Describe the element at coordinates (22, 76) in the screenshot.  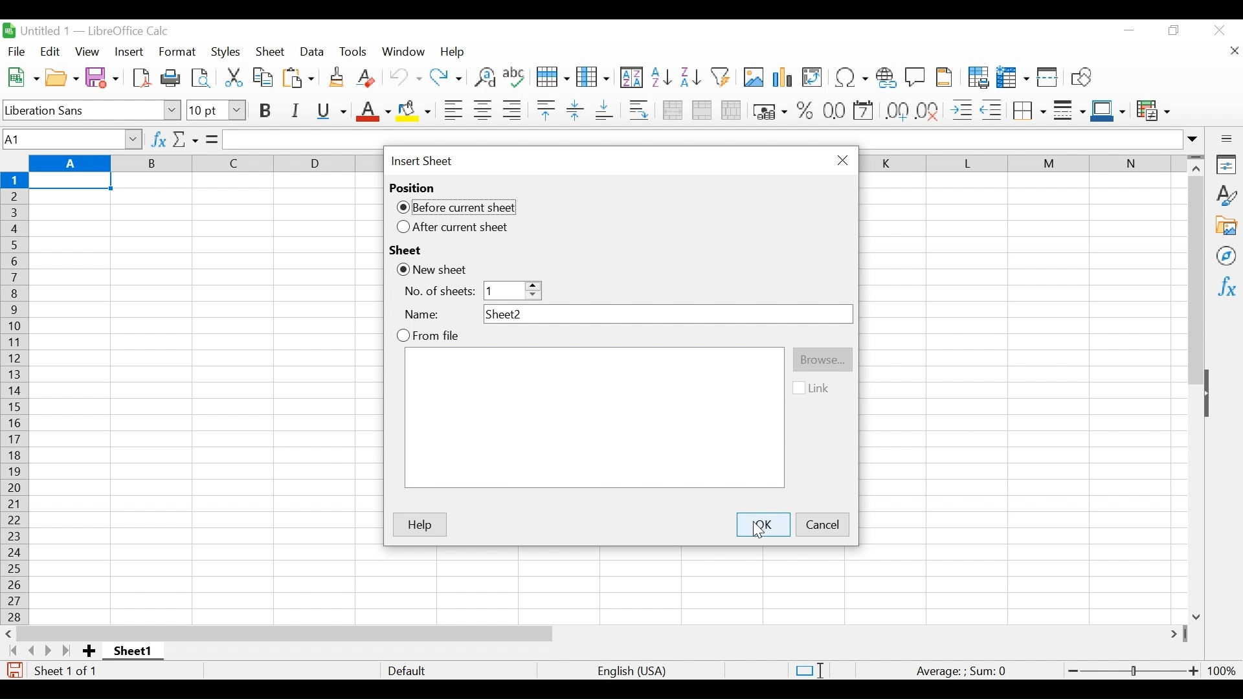
I see `New` at that location.